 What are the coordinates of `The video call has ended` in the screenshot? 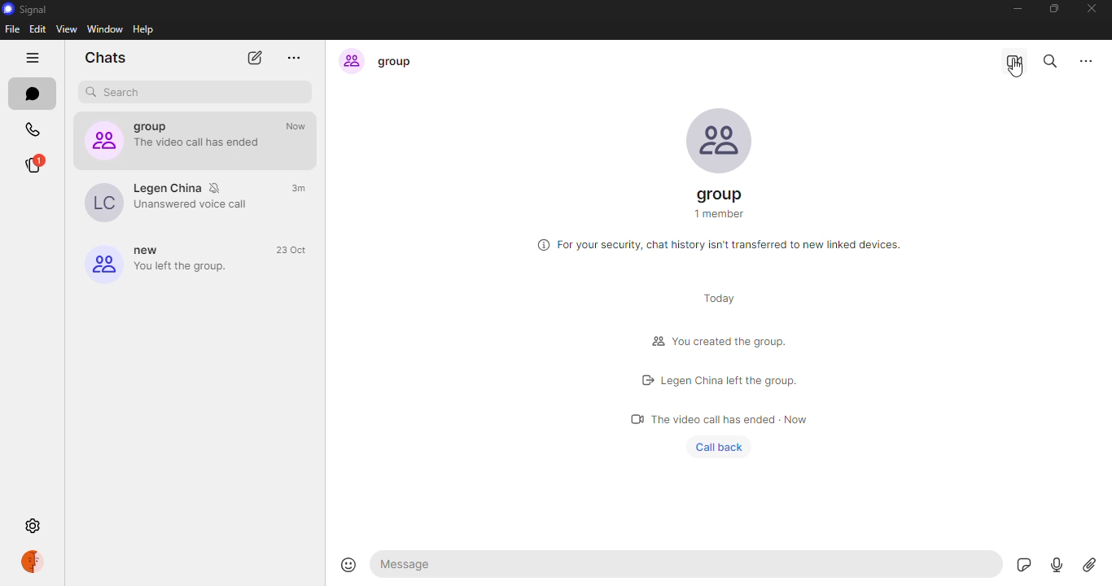 It's located at (203, 143).